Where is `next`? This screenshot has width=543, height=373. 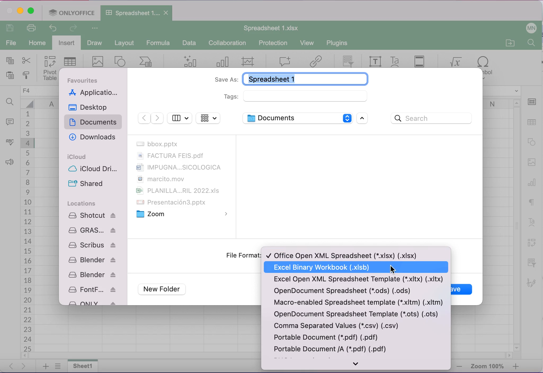 next is located at coordinates (157, 118).